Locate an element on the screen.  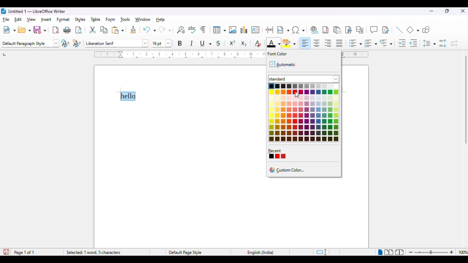
superscript is located at coordinates (233, 43).